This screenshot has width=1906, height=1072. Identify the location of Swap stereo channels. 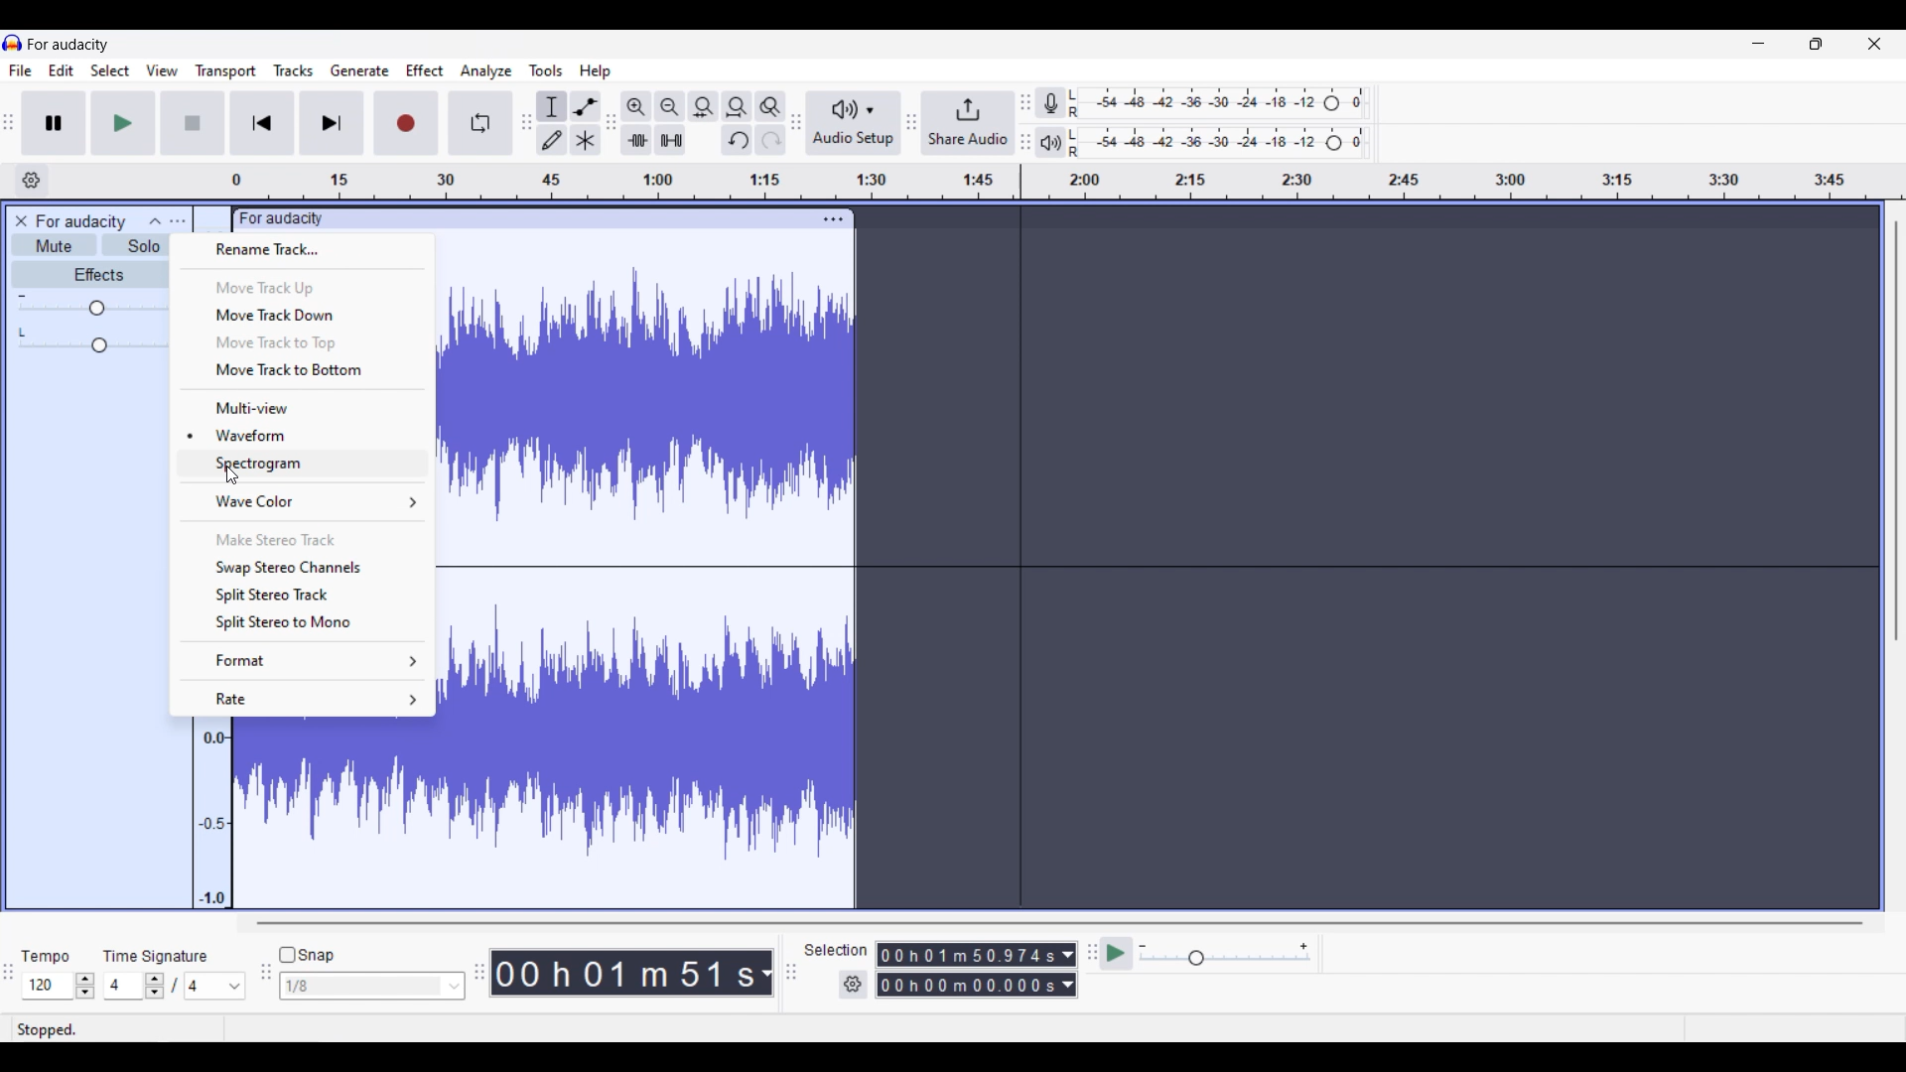
(304, 567).